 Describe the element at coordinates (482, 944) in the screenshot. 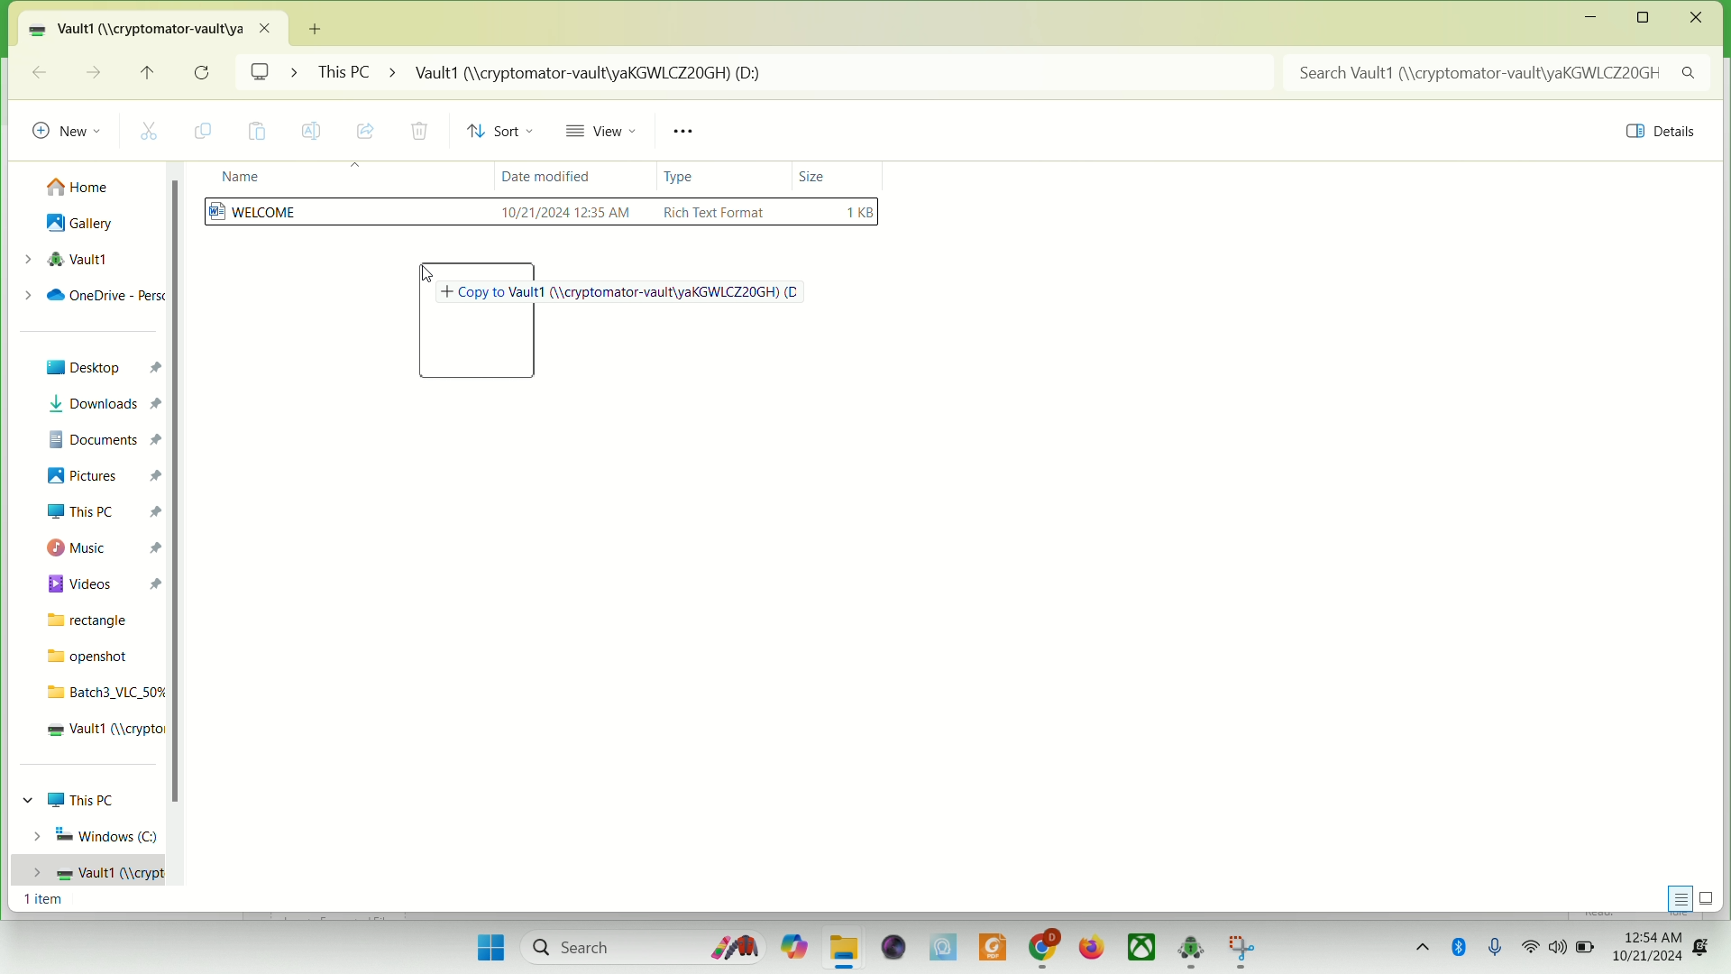

I see `start` at that location.